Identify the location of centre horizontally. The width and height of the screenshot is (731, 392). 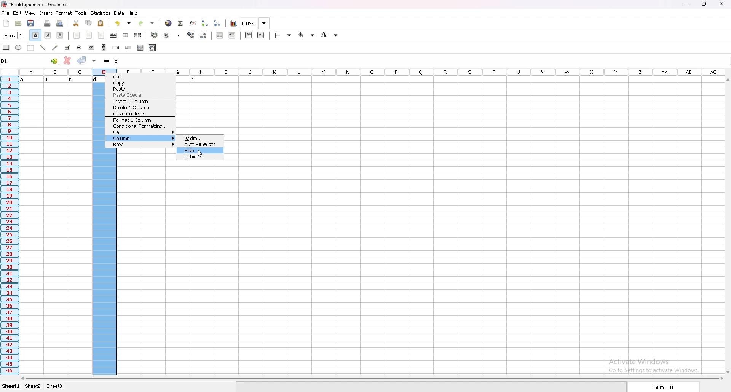
(113, 35).